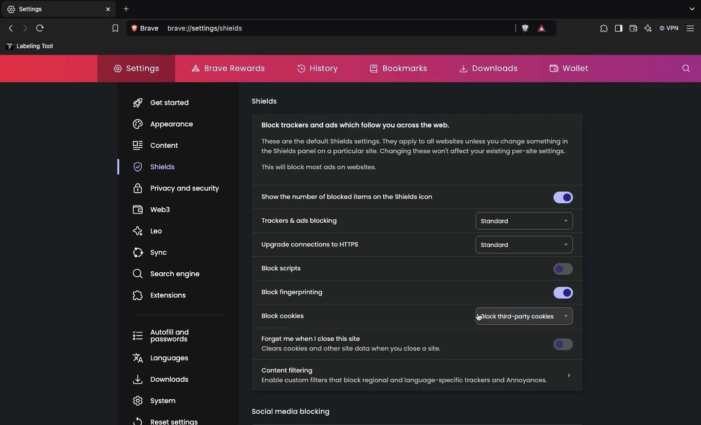  What do you see at coordinates (264, 102) in the screenshot?
I see `Shields` at bounding box center [264, 102].